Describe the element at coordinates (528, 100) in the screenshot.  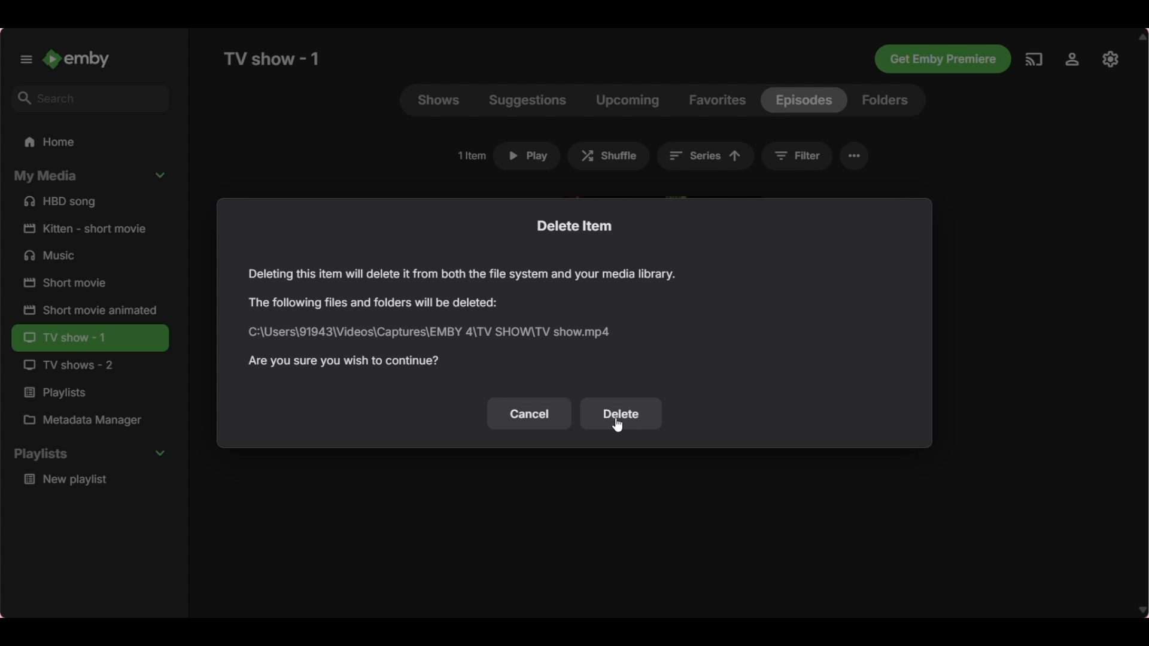
I see `Suggestions` at that location.